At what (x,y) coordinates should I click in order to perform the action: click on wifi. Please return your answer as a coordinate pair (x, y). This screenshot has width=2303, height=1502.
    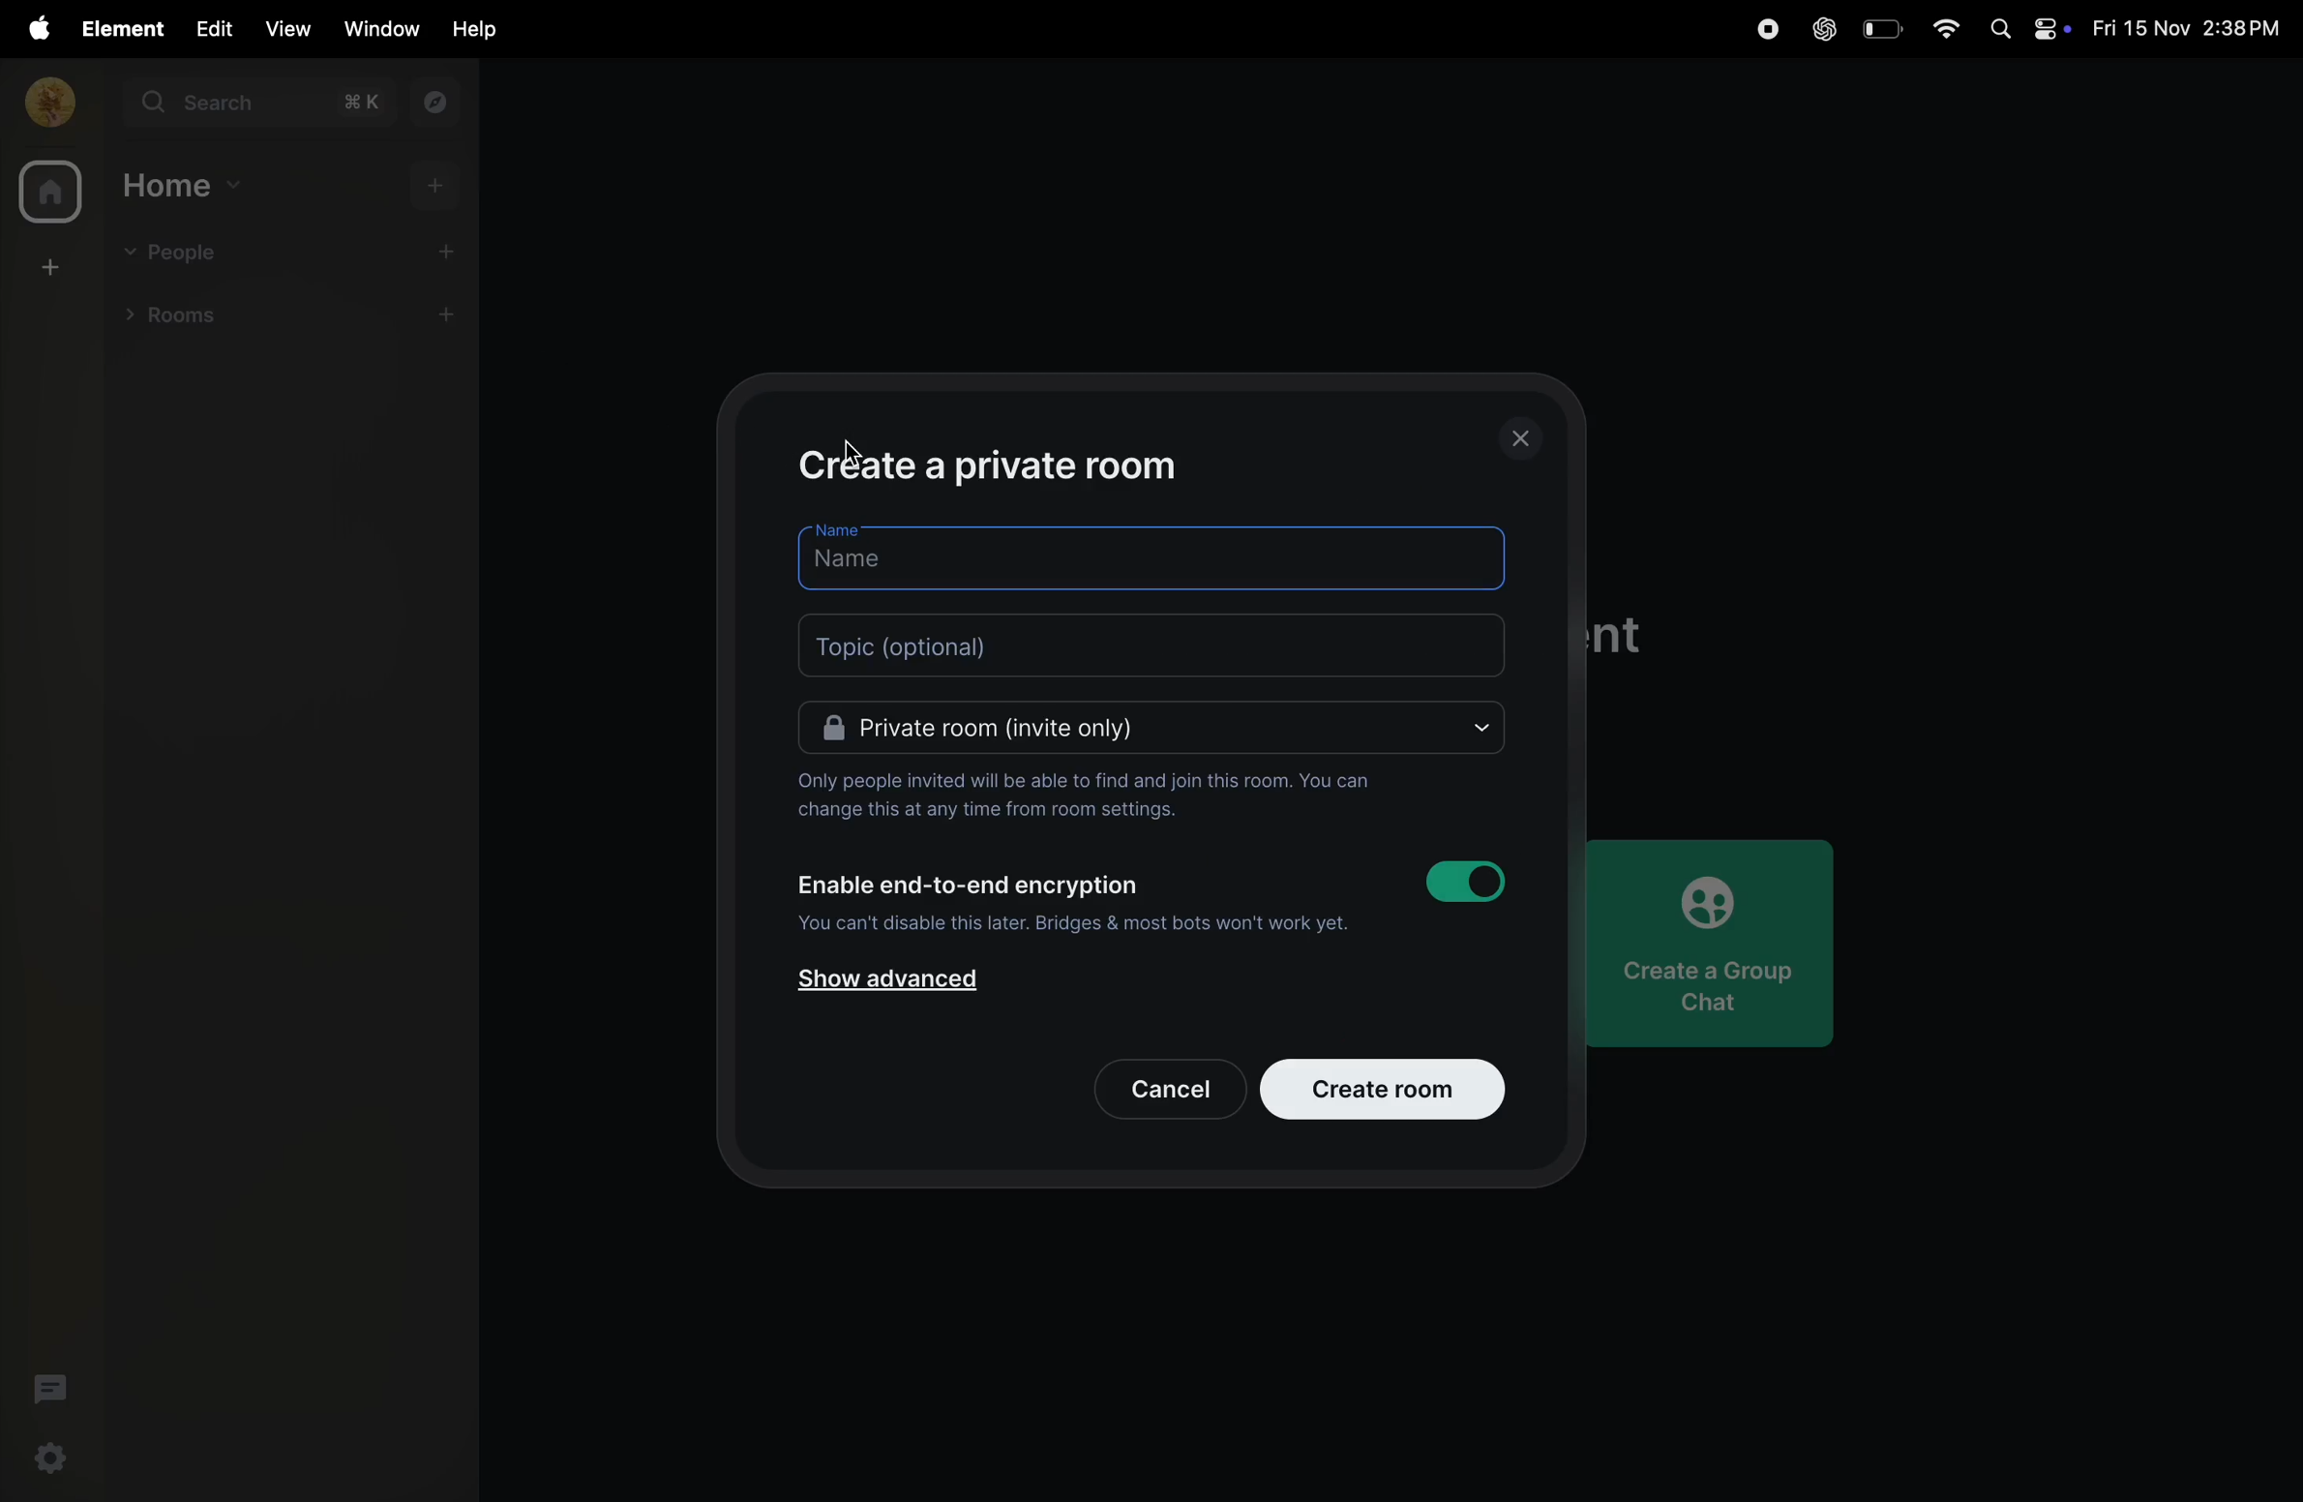
    Looking at the image, I should click on (1939, 26).